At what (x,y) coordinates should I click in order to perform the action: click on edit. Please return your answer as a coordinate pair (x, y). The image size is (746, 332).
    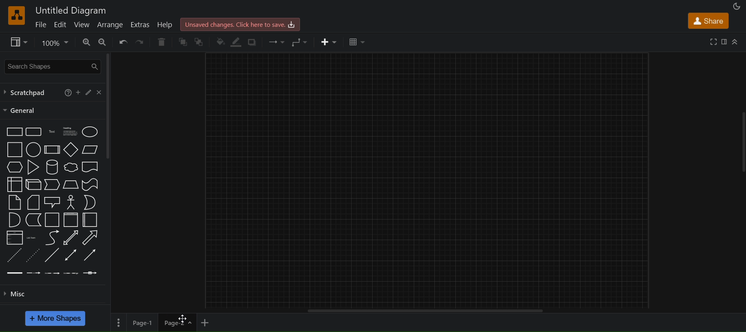
    Looking at the image, I should click on (61, 25).